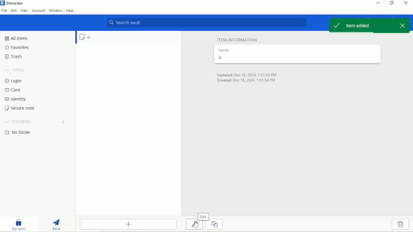 The width and height of the screenshot is (413, 232). I want to click on Search vault, so click(206, 23).